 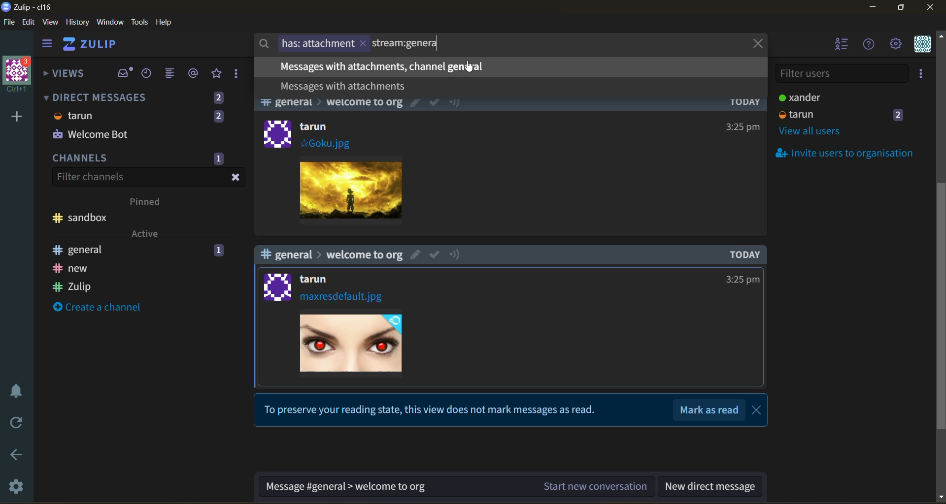 I want to click on Image, so click(x=351, y=188).